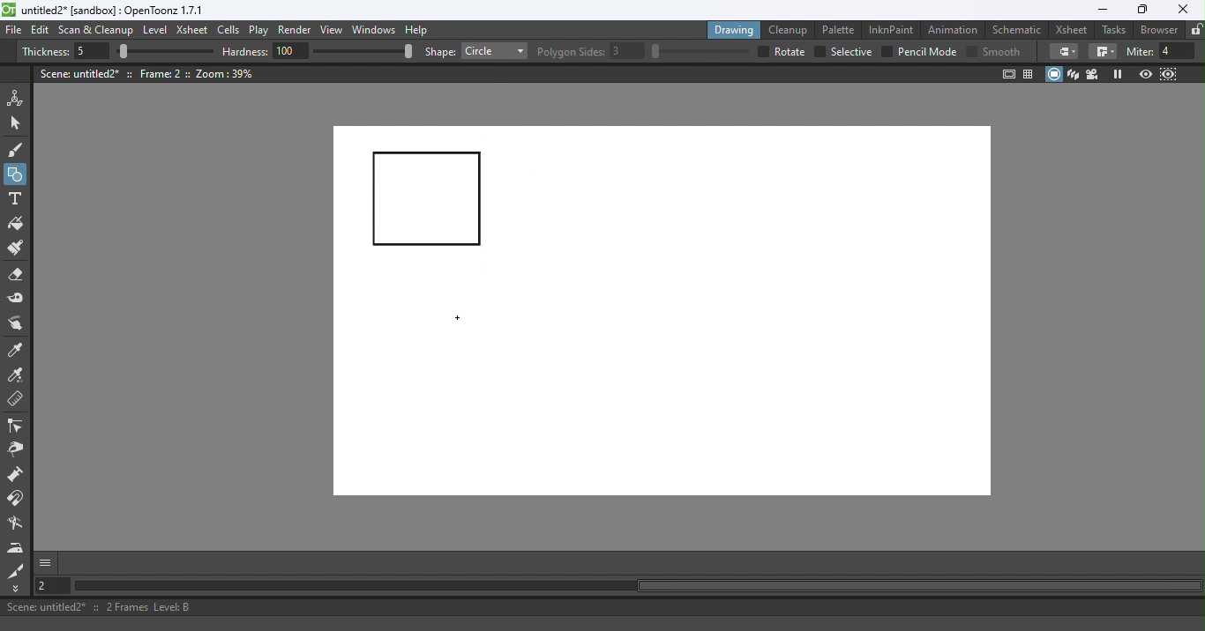 This screenshot has width=1205, height=631. Describe the element at coordinates (19, 300) in the screenshot. I see `Tape tool` at that location.